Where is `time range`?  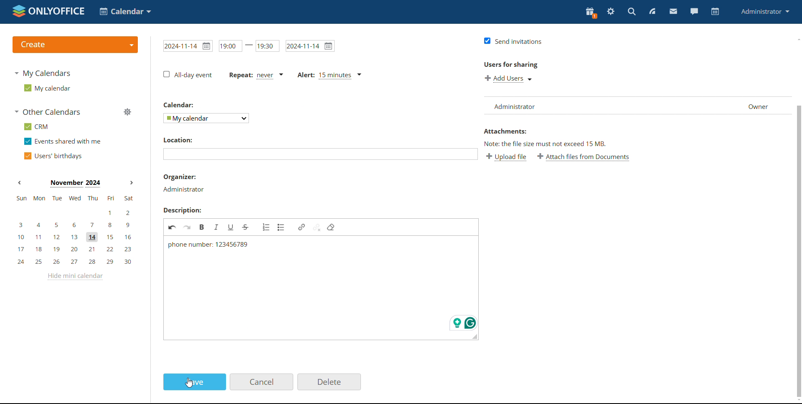 time range is located at coordinates (249, 46).